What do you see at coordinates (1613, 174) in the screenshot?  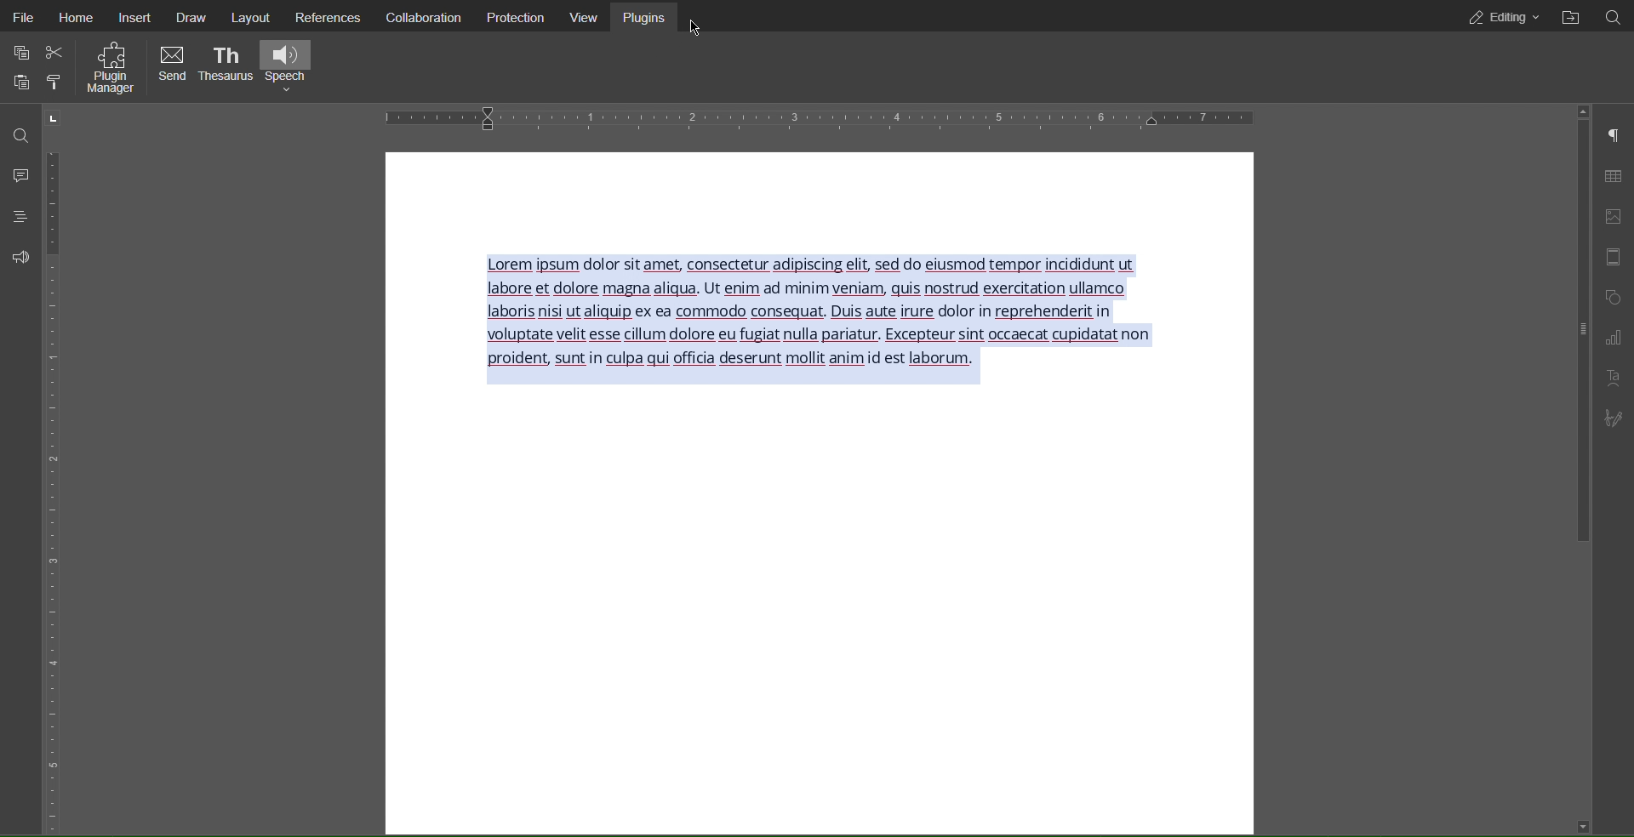 I see `Table Settings` at bounding box center [1613, 174].